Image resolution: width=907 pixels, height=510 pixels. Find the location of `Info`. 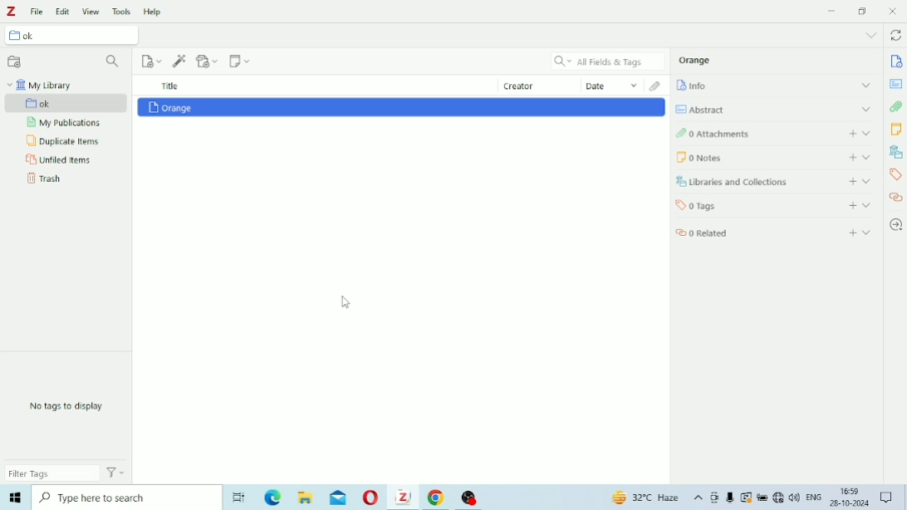

Info is located at coordinates (897, 61).